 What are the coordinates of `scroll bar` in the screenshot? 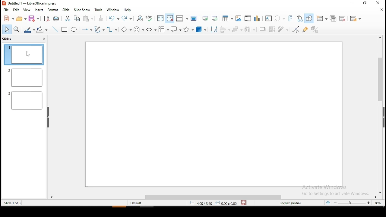 It's located at (383, 116).